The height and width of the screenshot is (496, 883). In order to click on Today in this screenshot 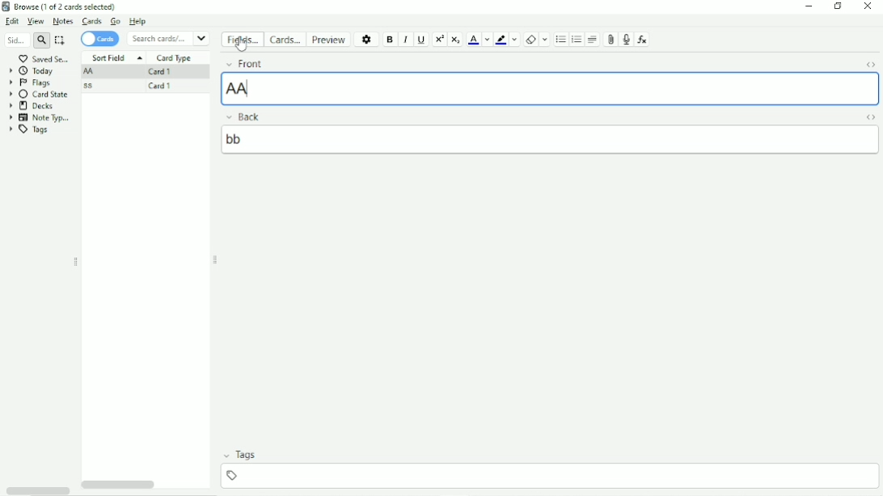, I will do `click(32, 71)`.